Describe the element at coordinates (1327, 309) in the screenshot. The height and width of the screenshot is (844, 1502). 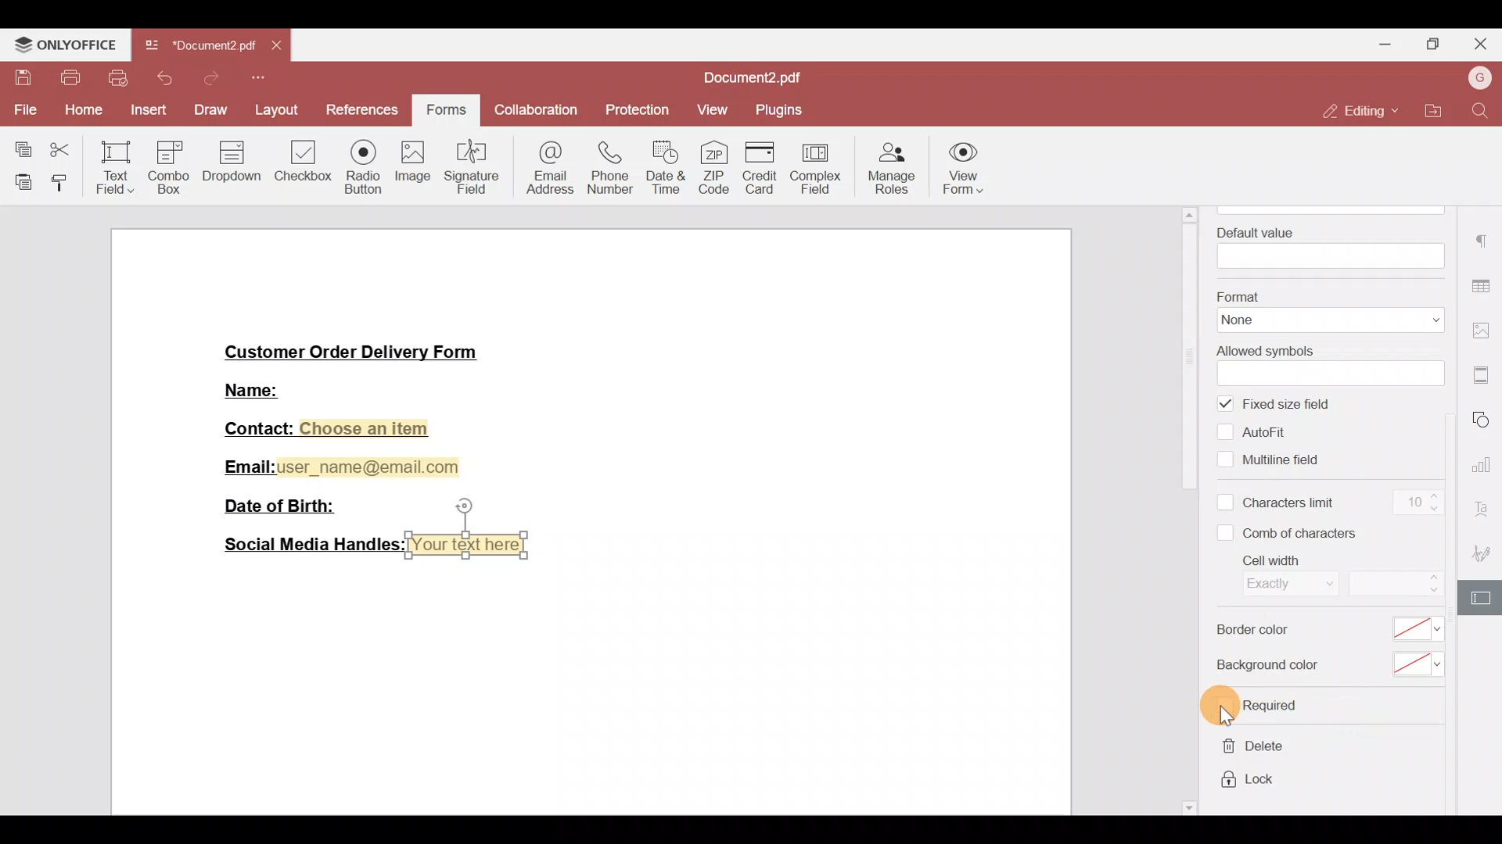
I see `Format` at that location.